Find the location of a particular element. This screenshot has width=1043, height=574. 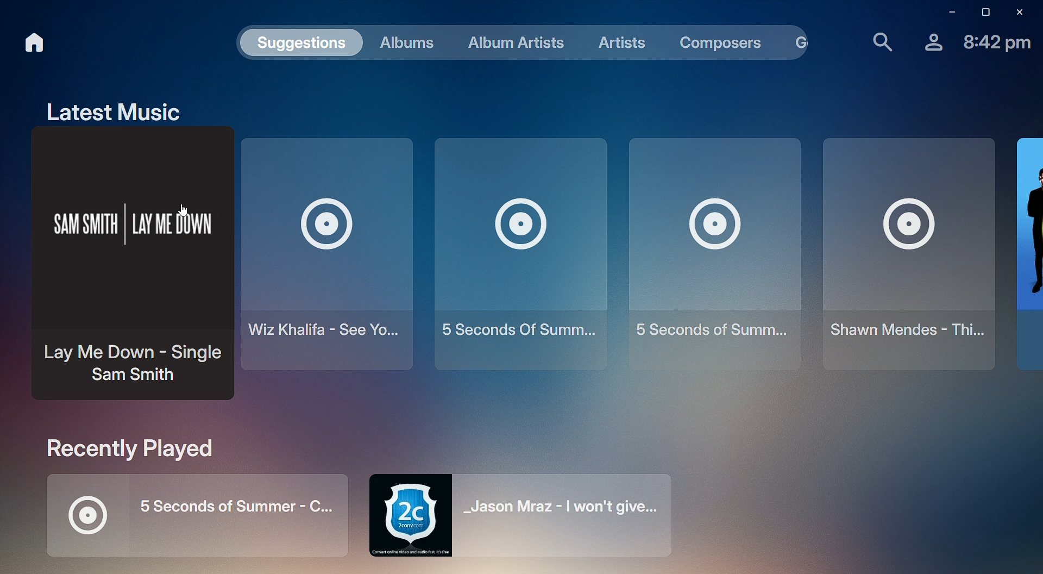

Poster is located at coordinates (1030, 252).